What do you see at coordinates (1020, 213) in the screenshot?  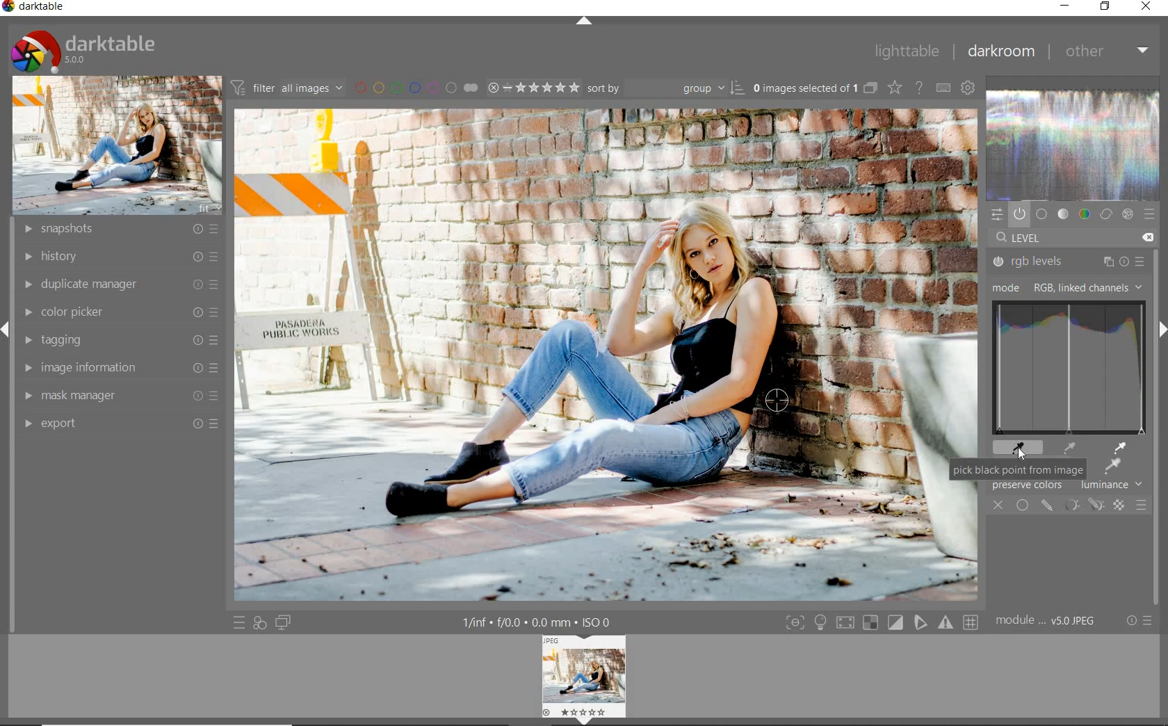 I see `show only active modules` at bounding box center [1020, 213].